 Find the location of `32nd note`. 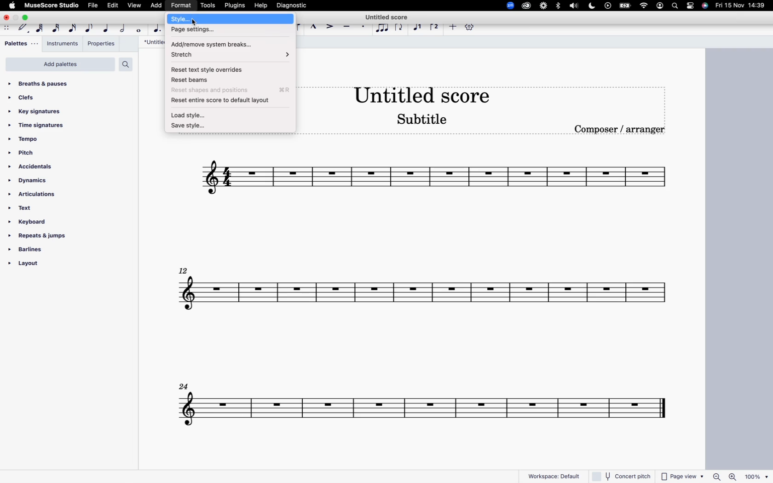

32nd note is located at coordinates (57, 29).